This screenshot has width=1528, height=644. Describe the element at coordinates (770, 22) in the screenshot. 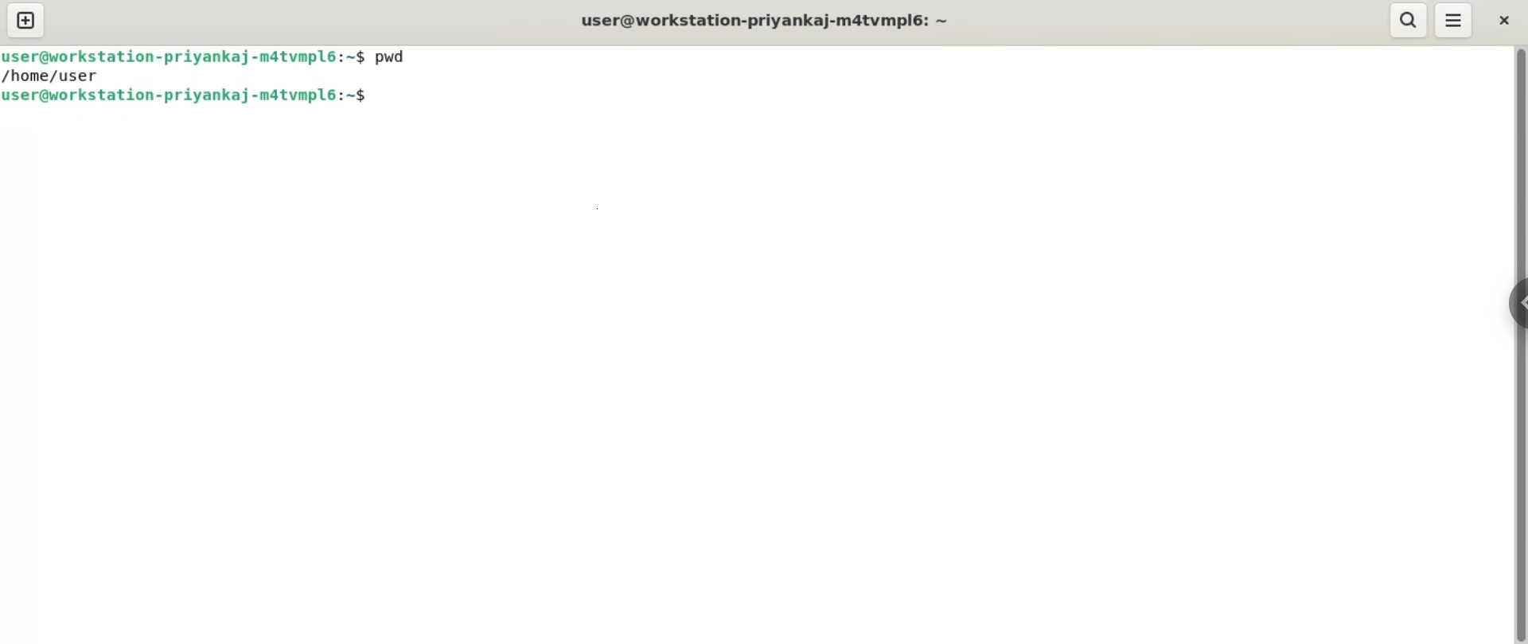

I see `user@workstation-priyanka-m4tvmpl6:~` at that location.